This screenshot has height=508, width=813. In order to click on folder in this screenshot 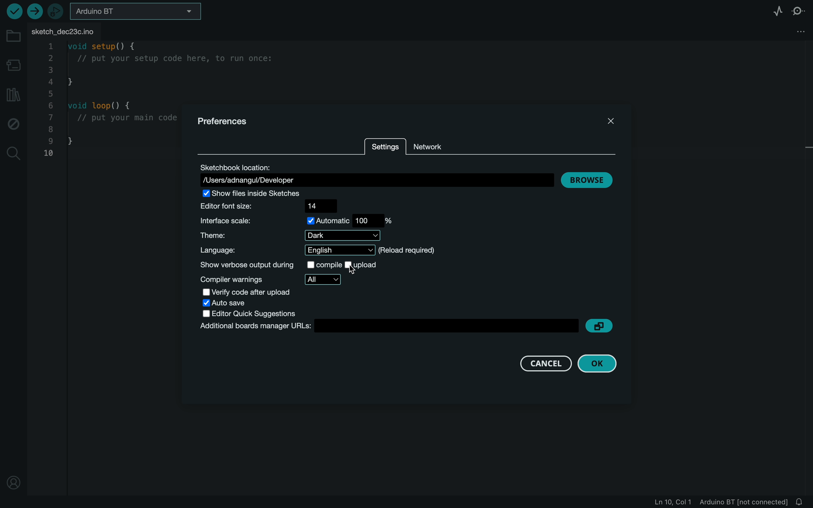, I will do `click(12, 38)`.